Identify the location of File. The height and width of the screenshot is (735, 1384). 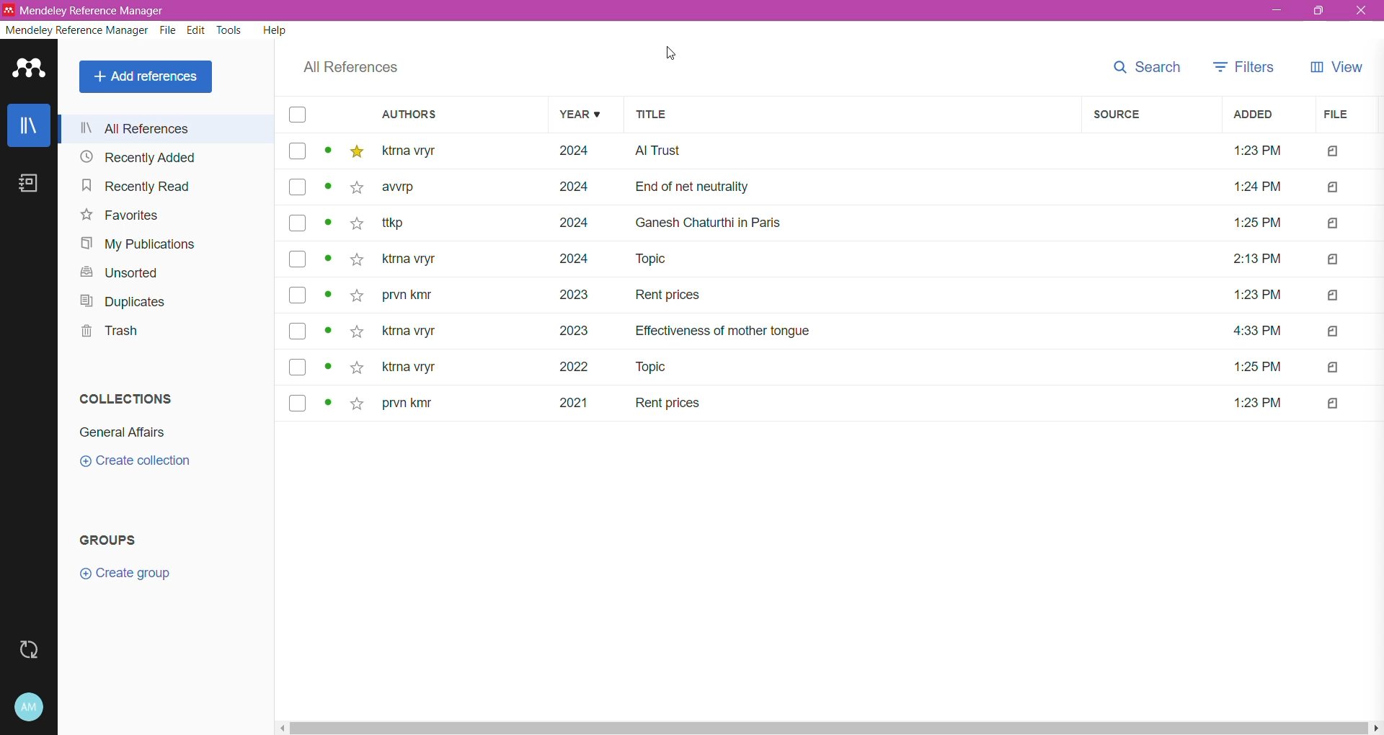
(169, 30).